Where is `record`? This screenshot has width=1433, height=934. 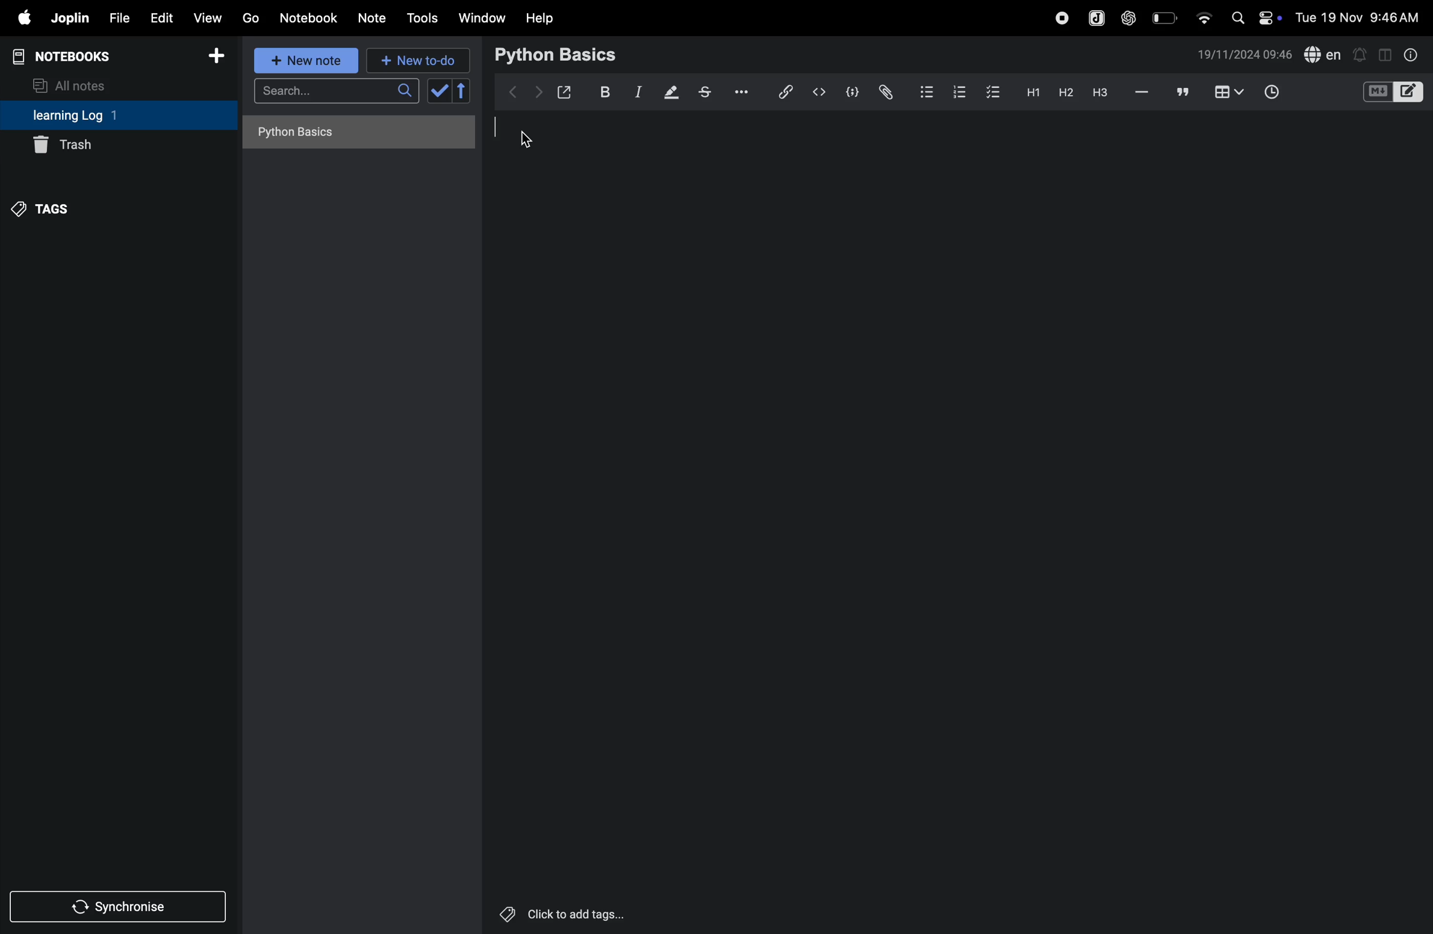 record is located at coordinates (1062, 16).